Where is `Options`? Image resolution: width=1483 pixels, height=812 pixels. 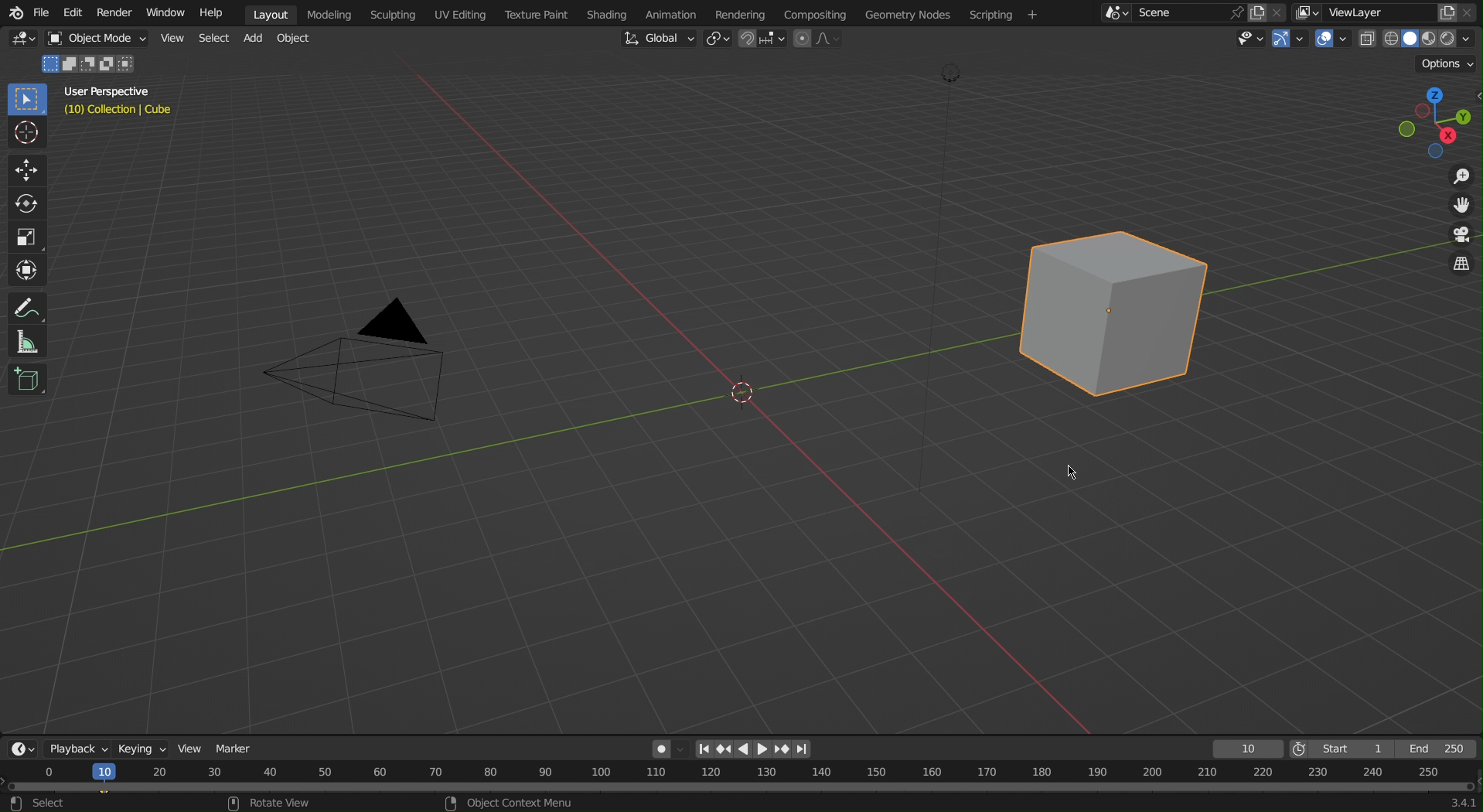
Options is located at coordinates (1449, 63).